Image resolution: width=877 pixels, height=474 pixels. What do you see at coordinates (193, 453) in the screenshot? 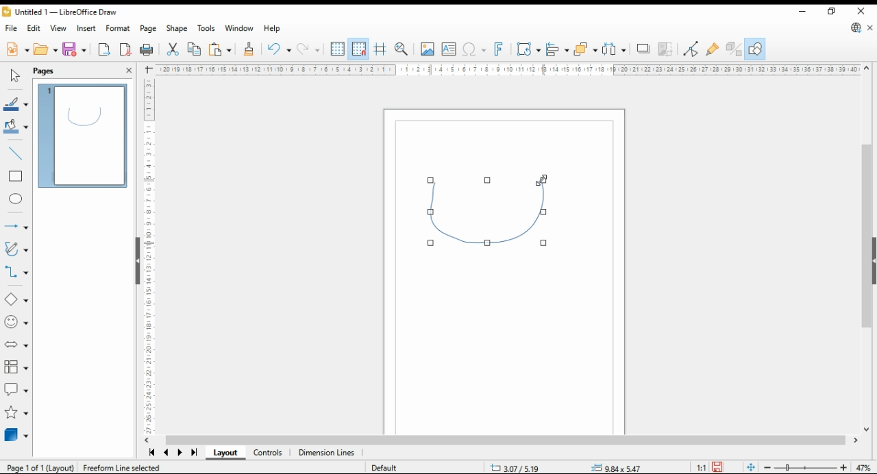
I see `last page` at bounding box center [193, 453].